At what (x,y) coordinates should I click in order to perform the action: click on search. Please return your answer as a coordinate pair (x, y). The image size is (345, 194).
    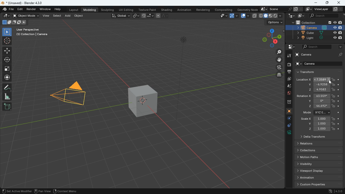
    Looking at the image, I should click on (322, 15).